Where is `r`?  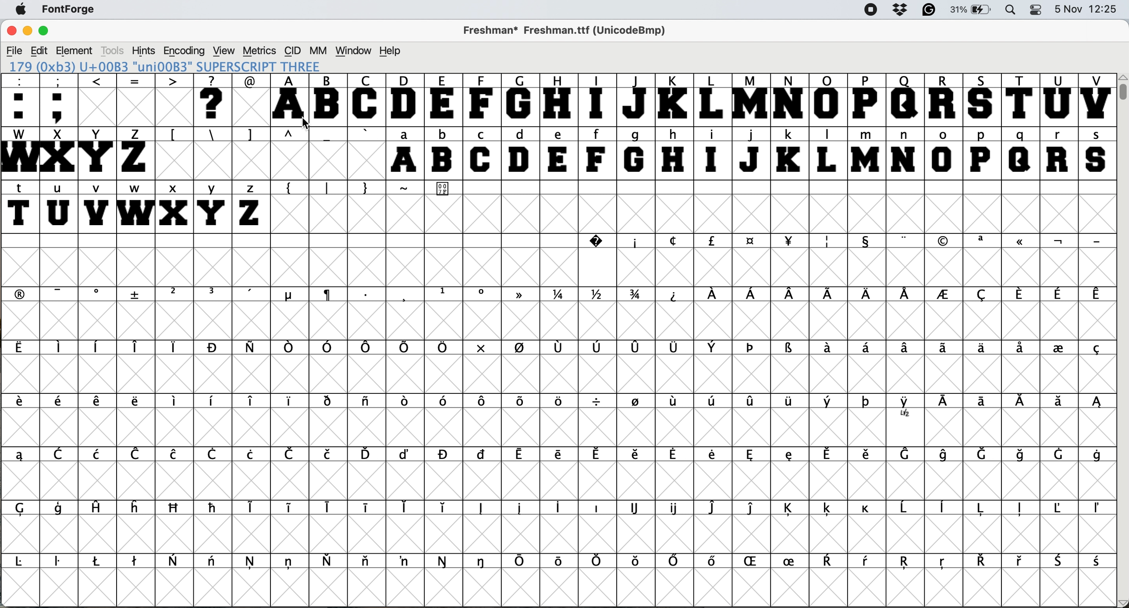 r is located at coordinates (1059, 153).